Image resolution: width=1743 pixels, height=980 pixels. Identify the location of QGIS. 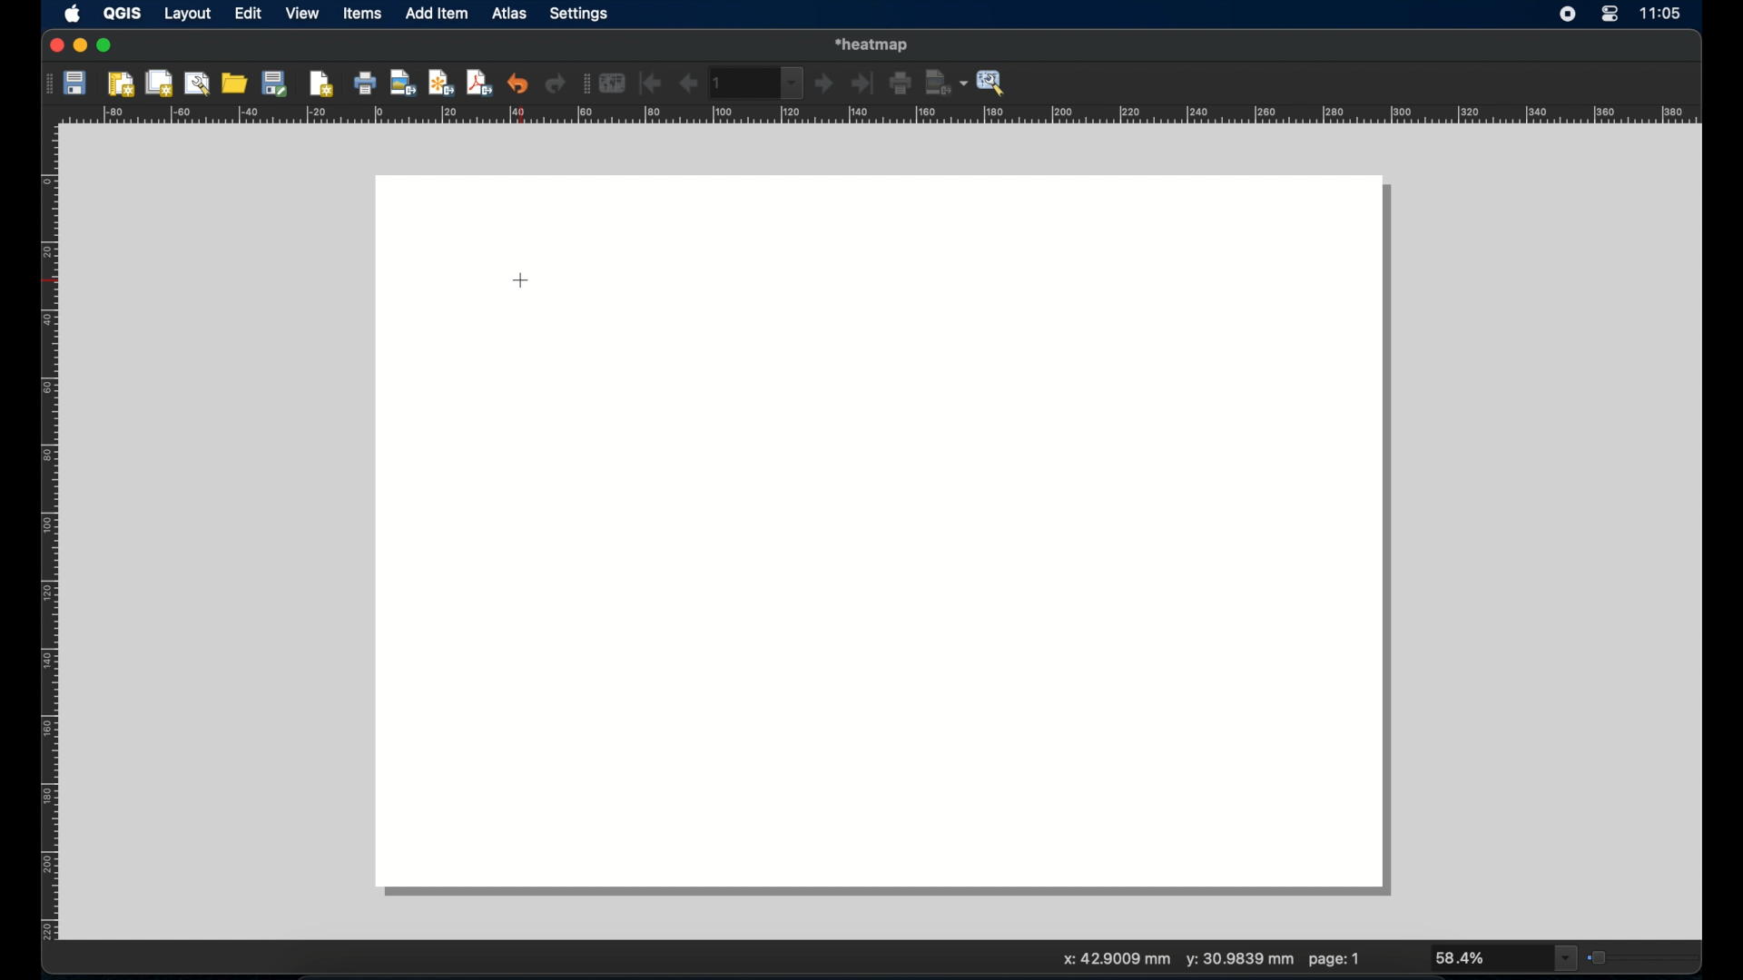
(124, 14).